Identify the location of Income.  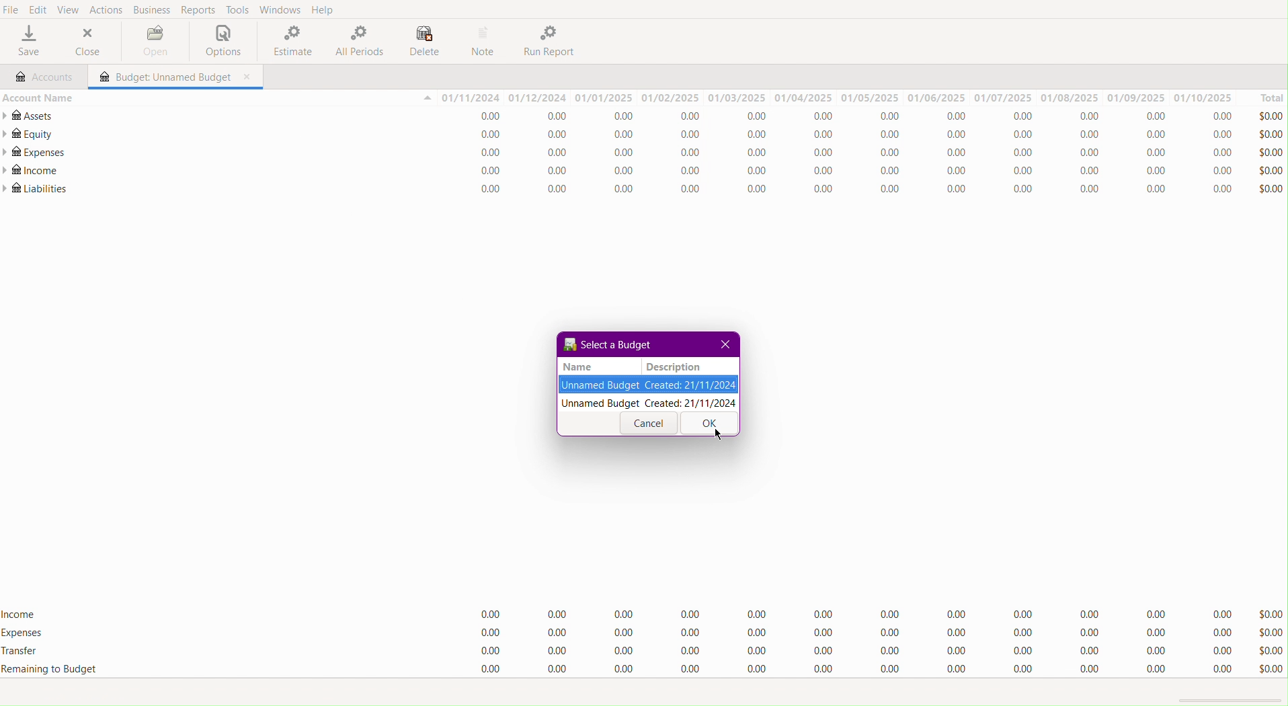
(32, 171).